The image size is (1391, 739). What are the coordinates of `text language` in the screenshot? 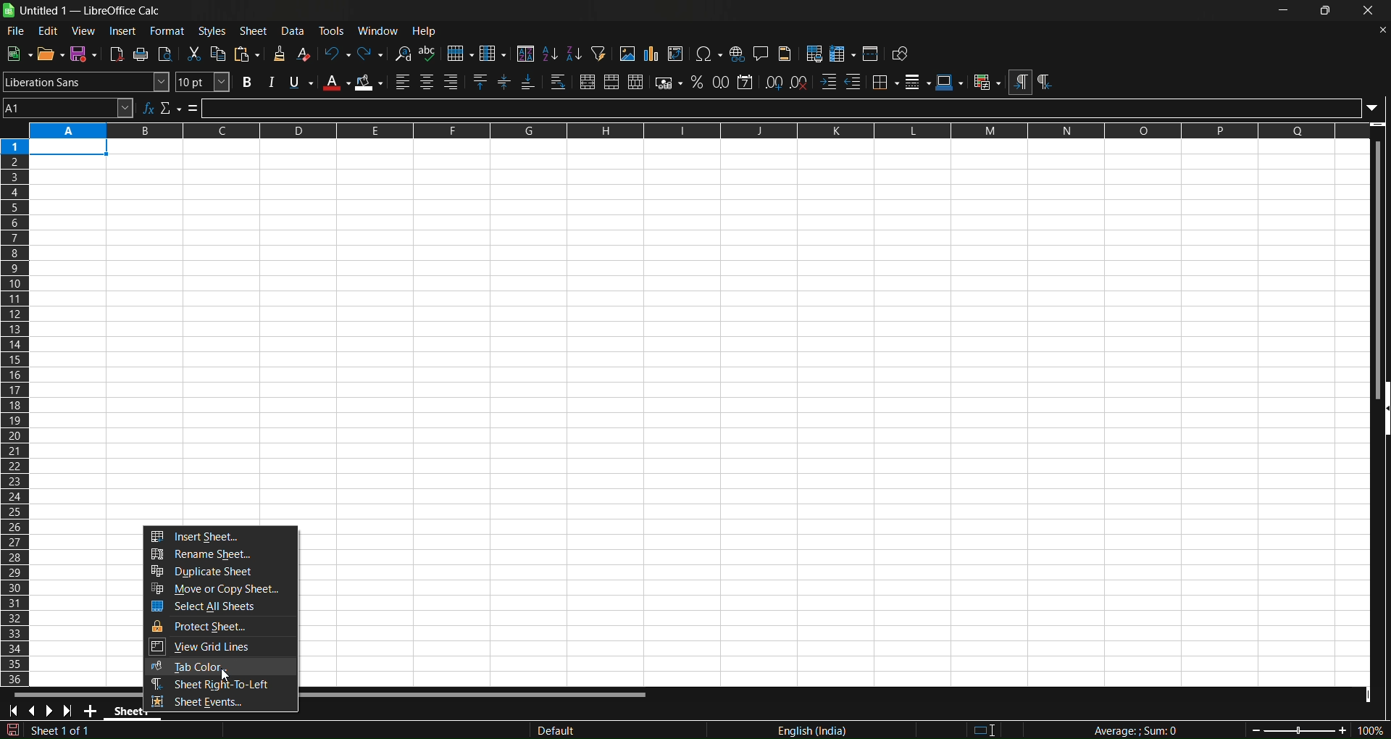 It's located at (742, 730).